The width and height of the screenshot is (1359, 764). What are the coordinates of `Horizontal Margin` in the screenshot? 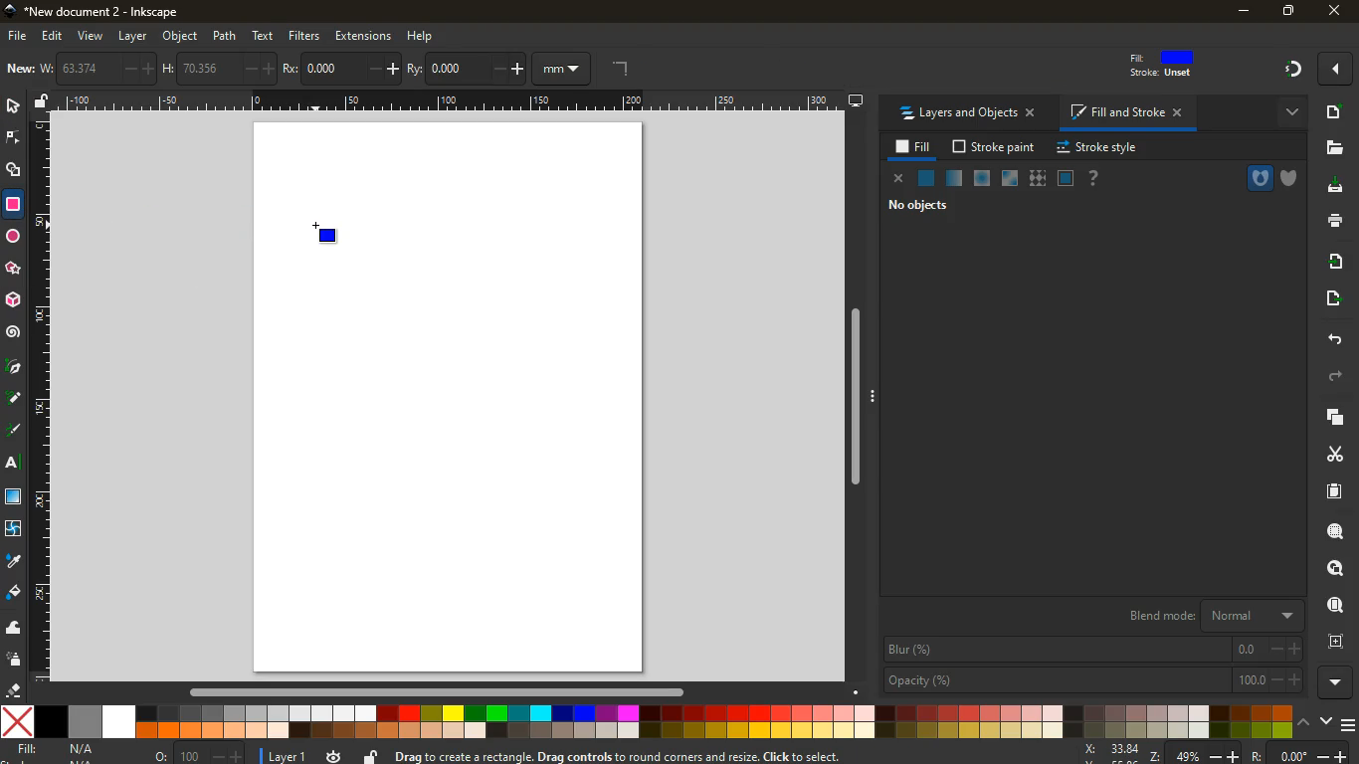 It's located at (39, 398).